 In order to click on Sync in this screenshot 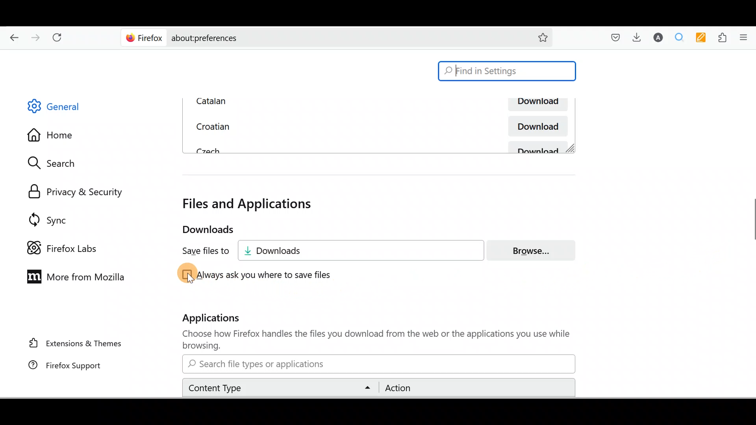, I will do `click(44, 217)`.